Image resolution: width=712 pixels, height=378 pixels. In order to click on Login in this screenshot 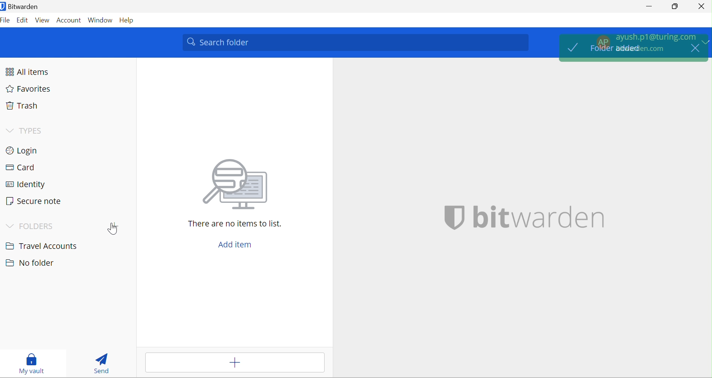, I will do `click(25, 151)`.